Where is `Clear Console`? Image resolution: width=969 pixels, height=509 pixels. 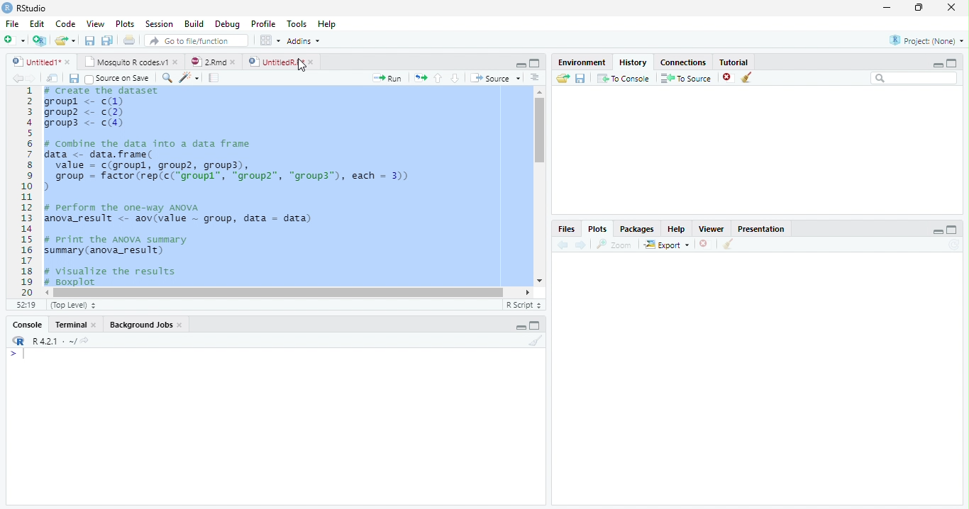
Clear Console is located at coordinates (726, 245).